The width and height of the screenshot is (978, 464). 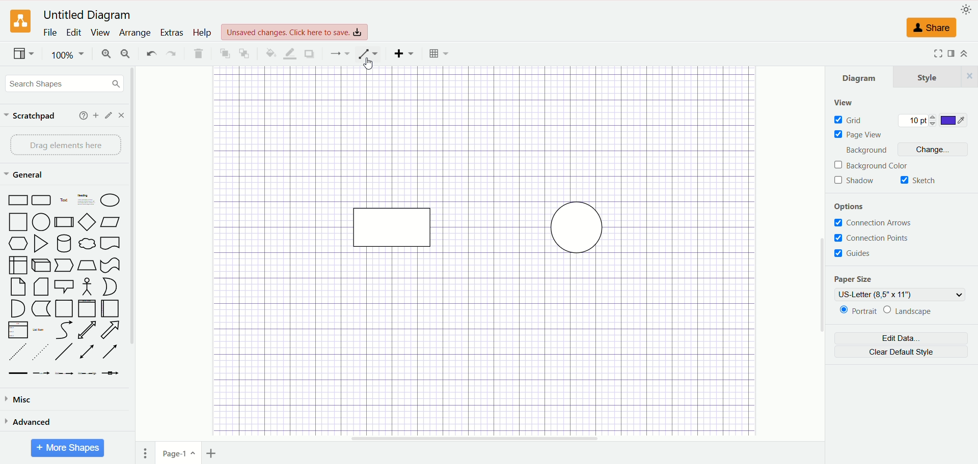 What do you see at coordinates (65, 352) in the screenshot?
I see `Line` at bounding box center [65, 352].